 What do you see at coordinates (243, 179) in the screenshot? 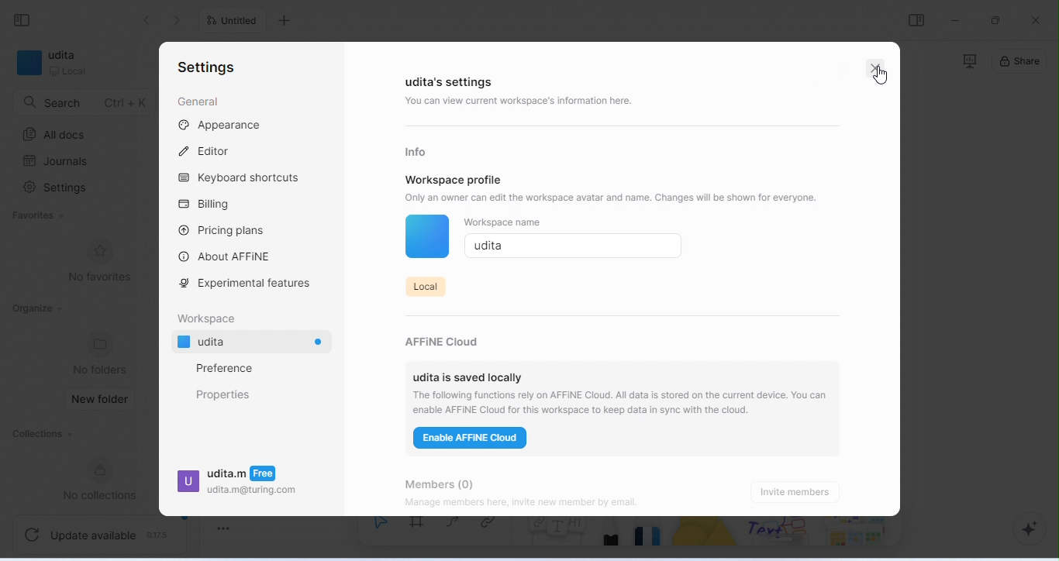
I see `keyboard shortcuts` at bounding box center [243, 179].